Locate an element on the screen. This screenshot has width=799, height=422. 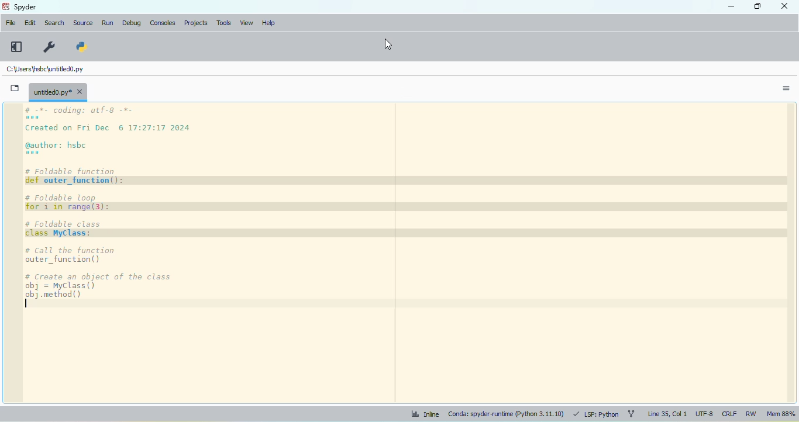
git branch is located at coordinates (631, 413).